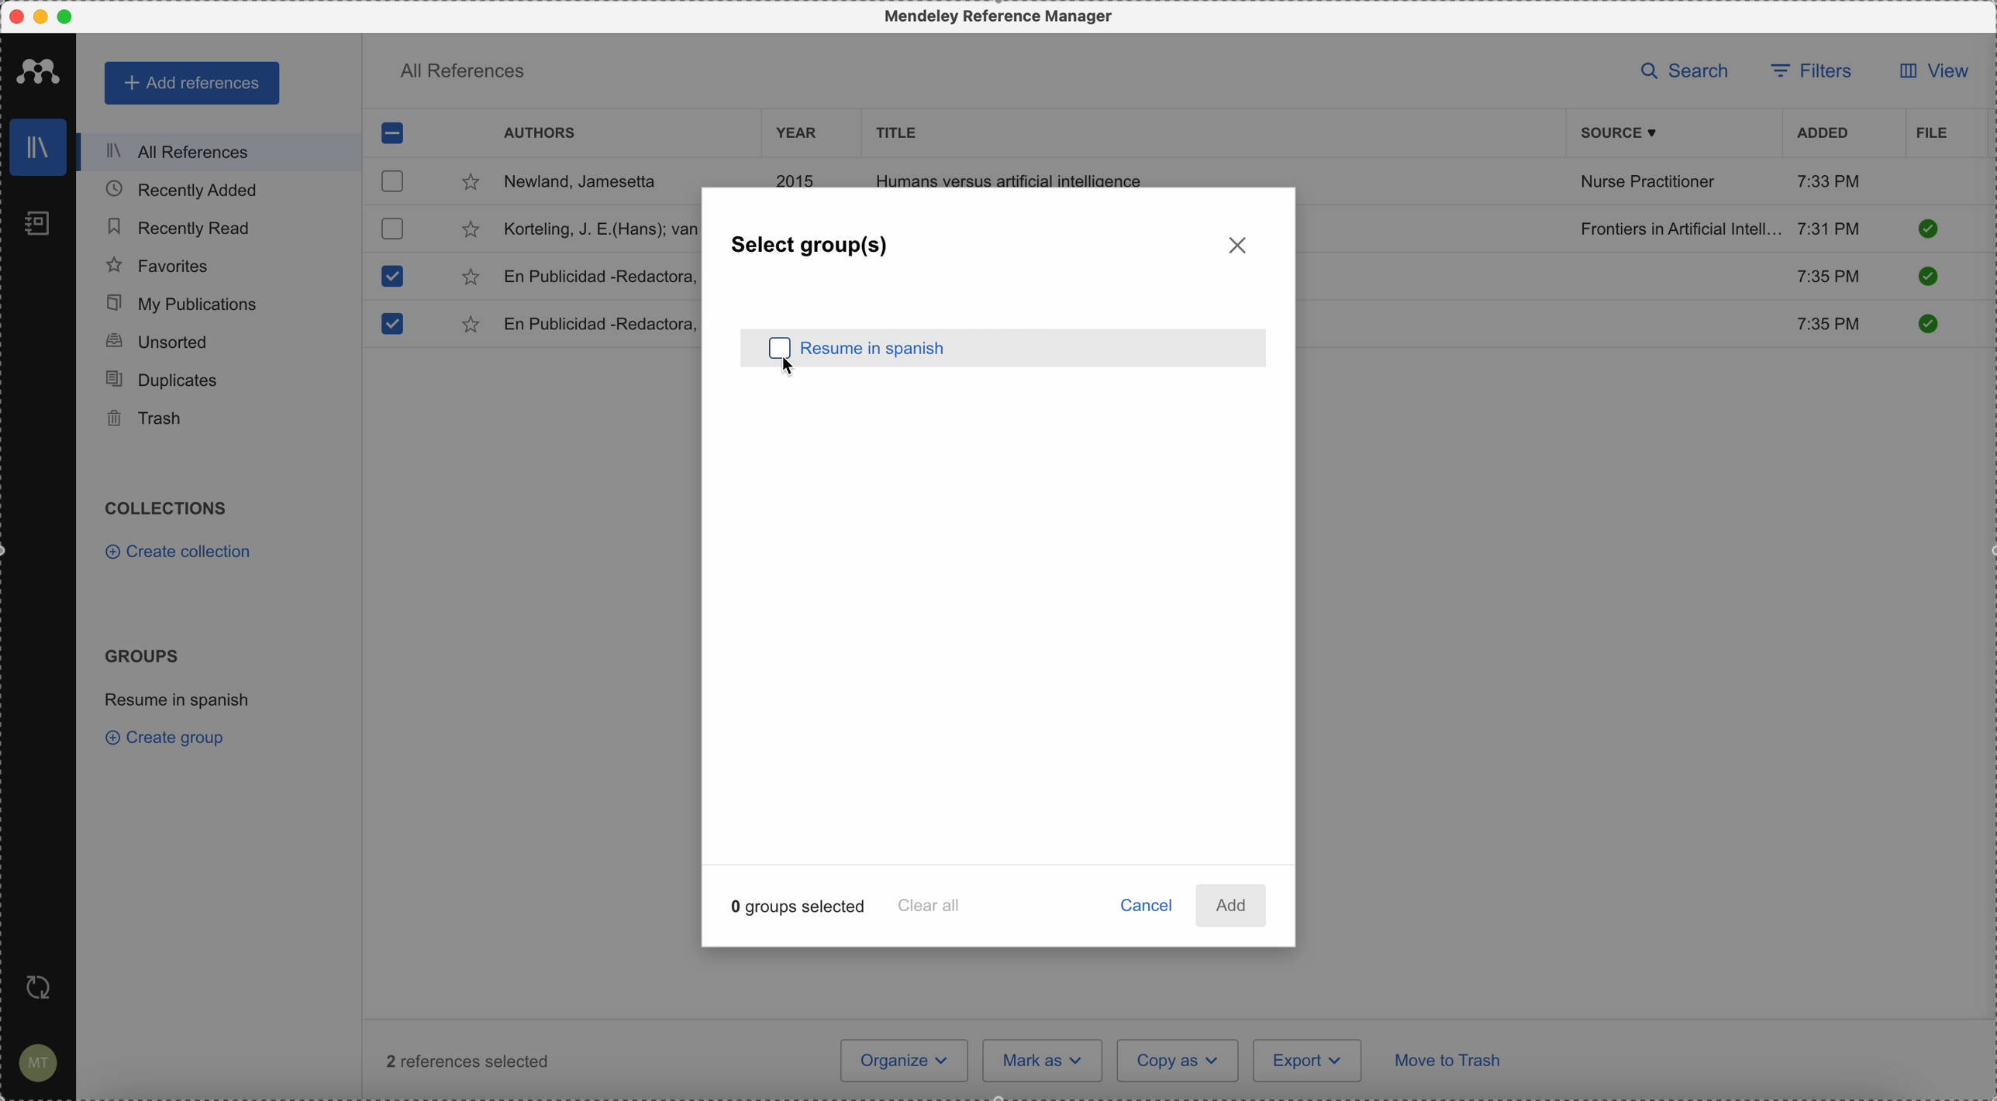 The height and width of the screenshot is (1101, 1997). Describe the element at coordinates (473, 327) in the screenshot. I see `favorite` at that location.